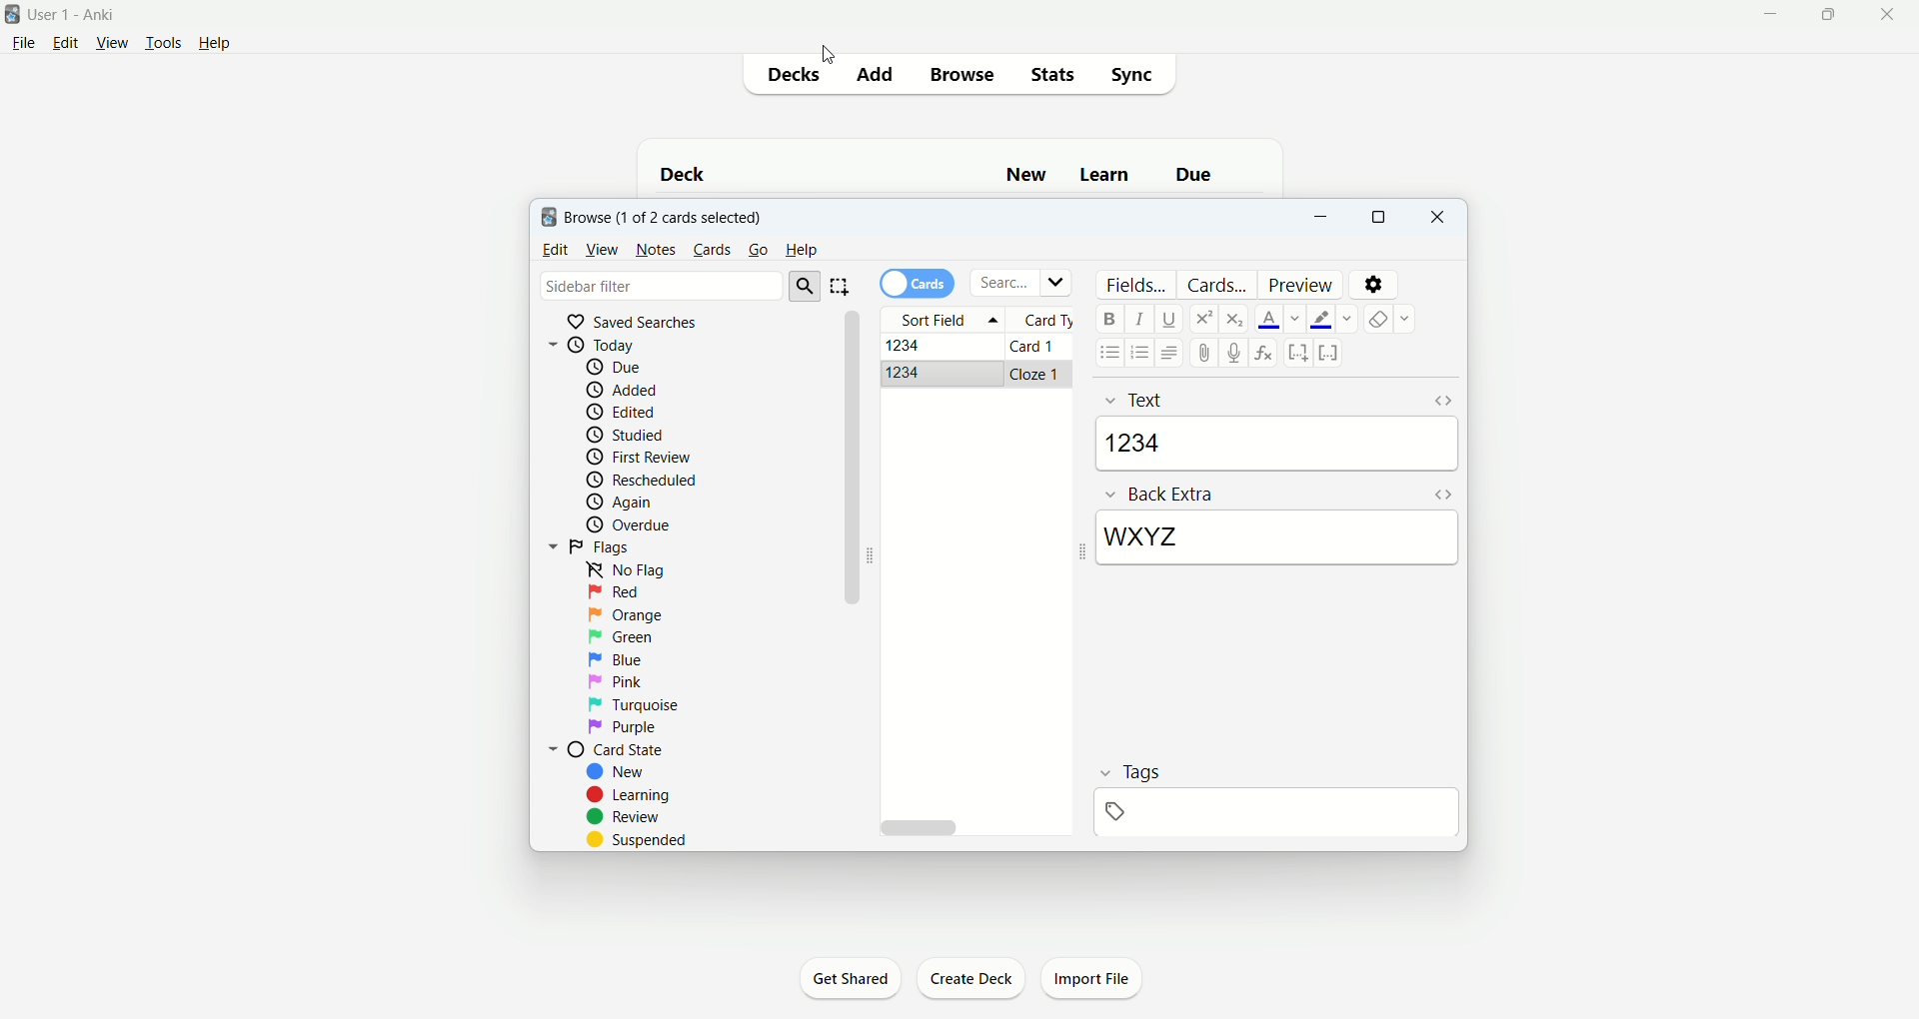  Describe the element at coordinates (1203, 319) in the screenshot. I see `superscript` at that location.